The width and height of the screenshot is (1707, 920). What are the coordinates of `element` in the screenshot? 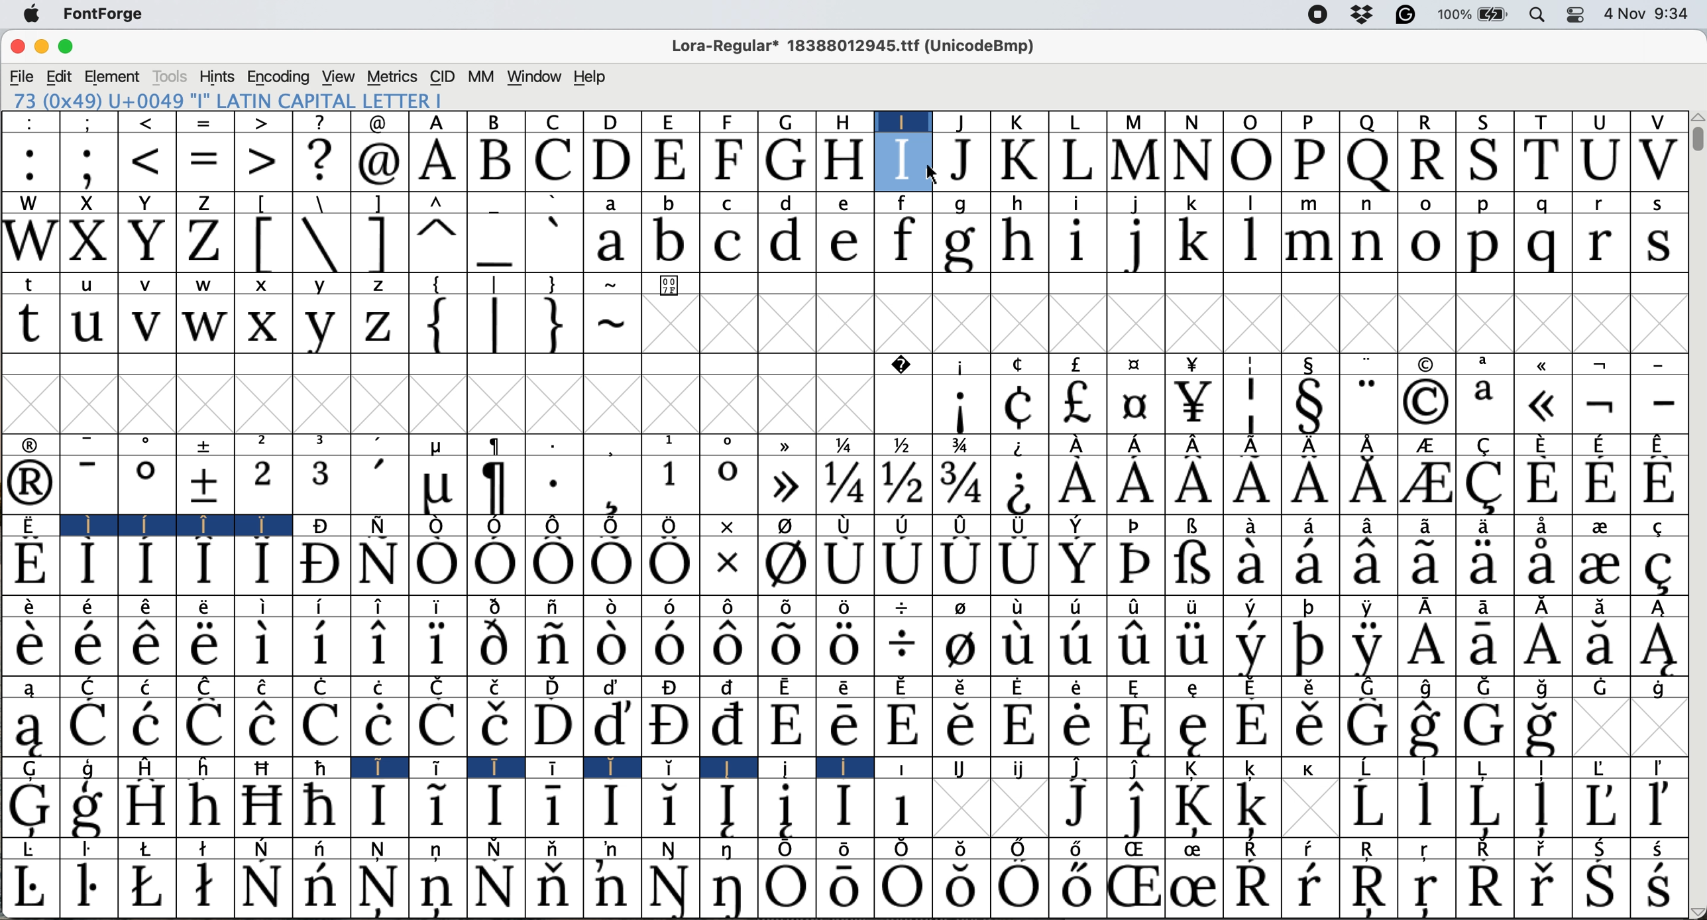 It's located at (113, 76).